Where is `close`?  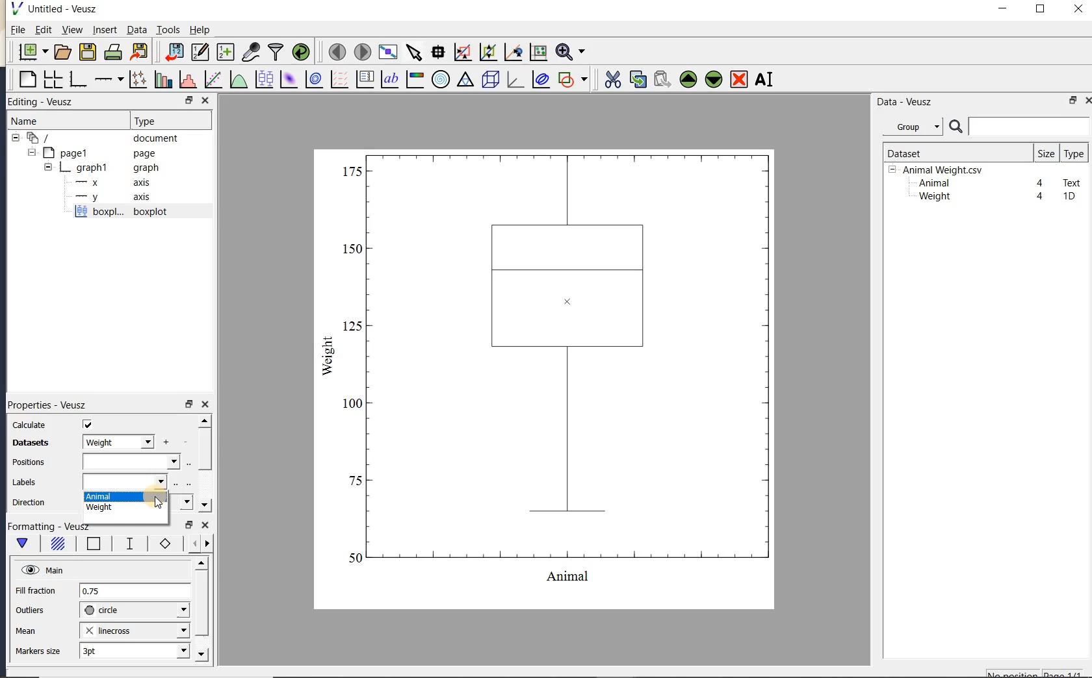
close is located at coordinates (1078, 10).